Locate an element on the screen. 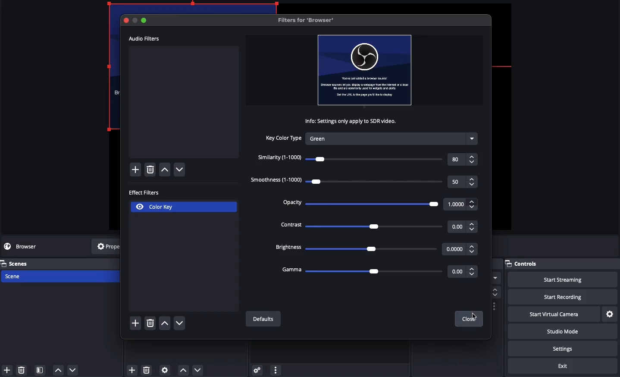  Similarity  is located at coordinates (366, 159).